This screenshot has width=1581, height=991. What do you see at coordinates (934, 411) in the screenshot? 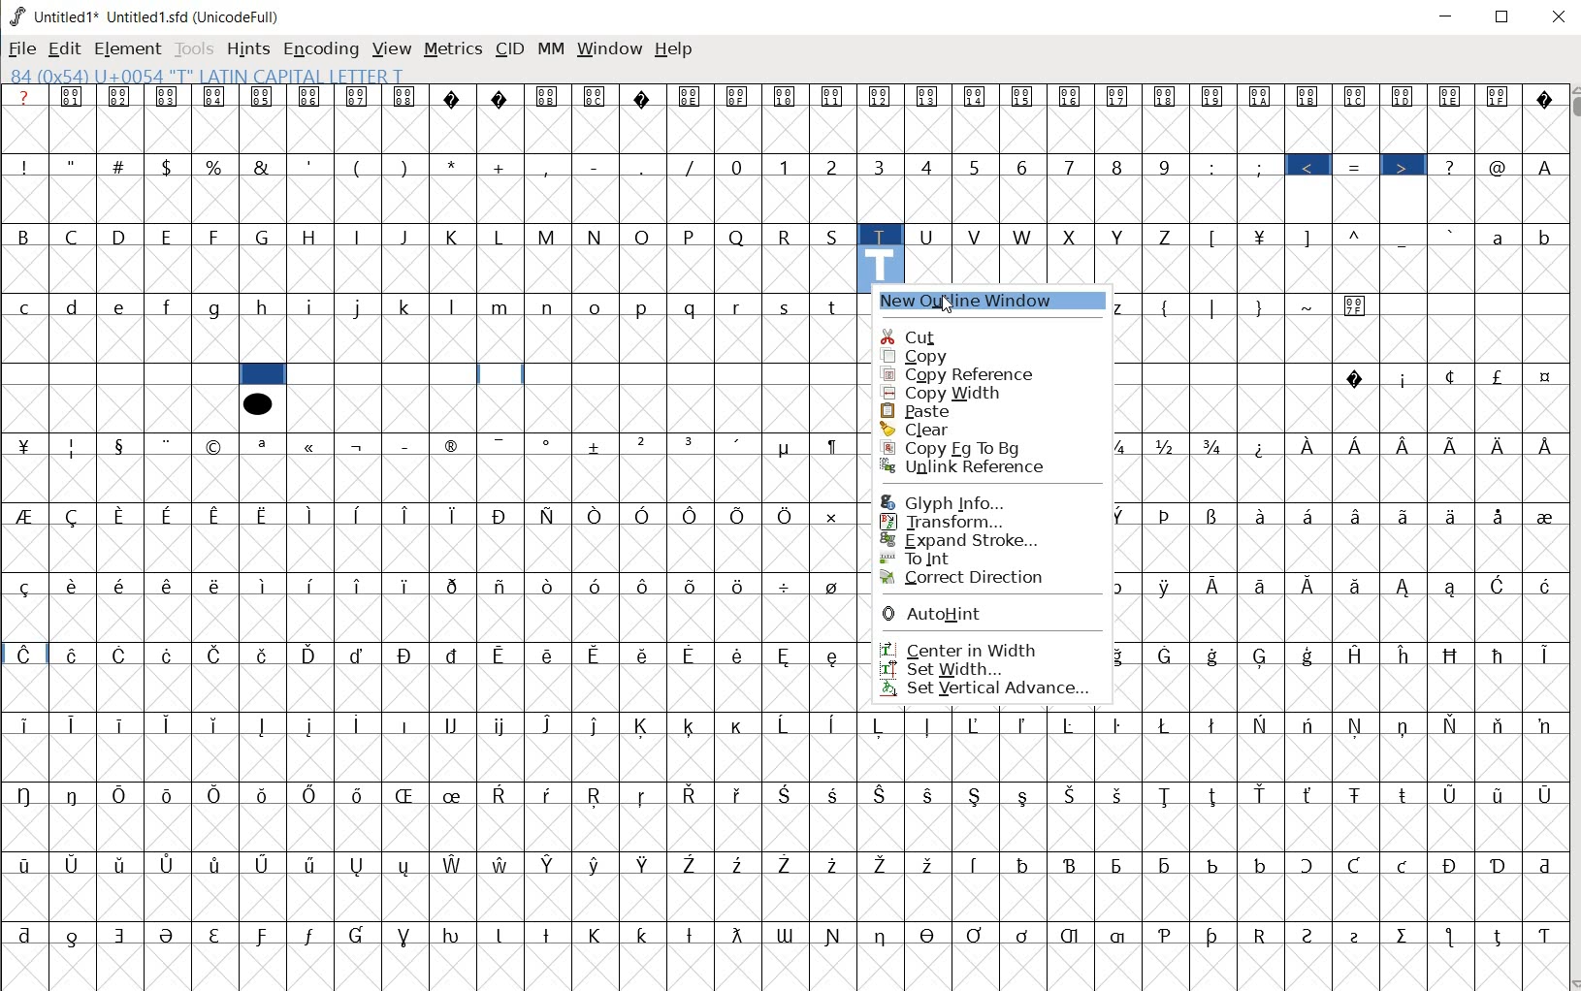
I see `paste` at bounding box center [934, 411].